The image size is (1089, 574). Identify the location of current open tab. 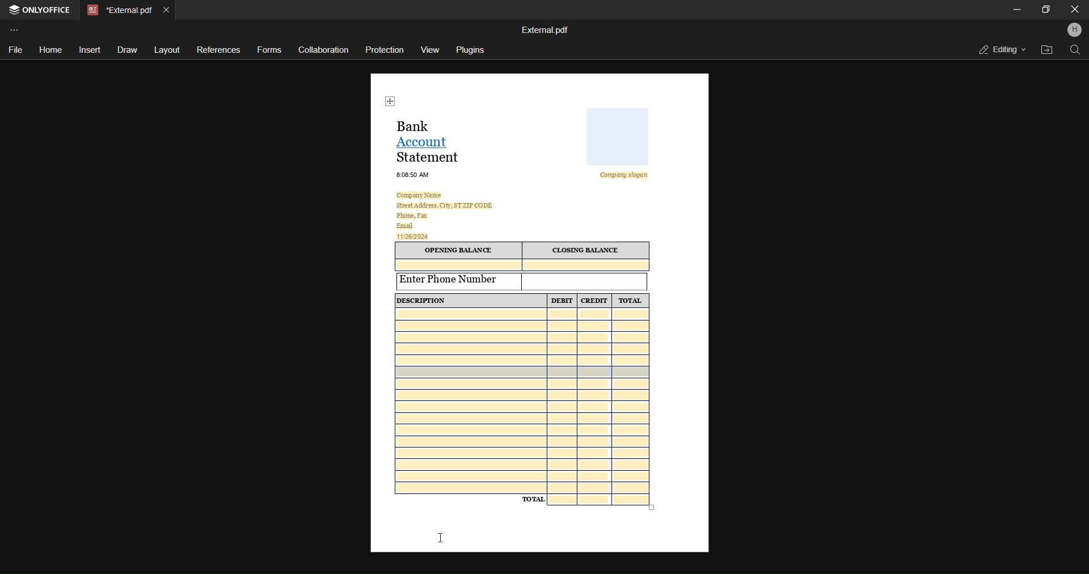
(118, 9).